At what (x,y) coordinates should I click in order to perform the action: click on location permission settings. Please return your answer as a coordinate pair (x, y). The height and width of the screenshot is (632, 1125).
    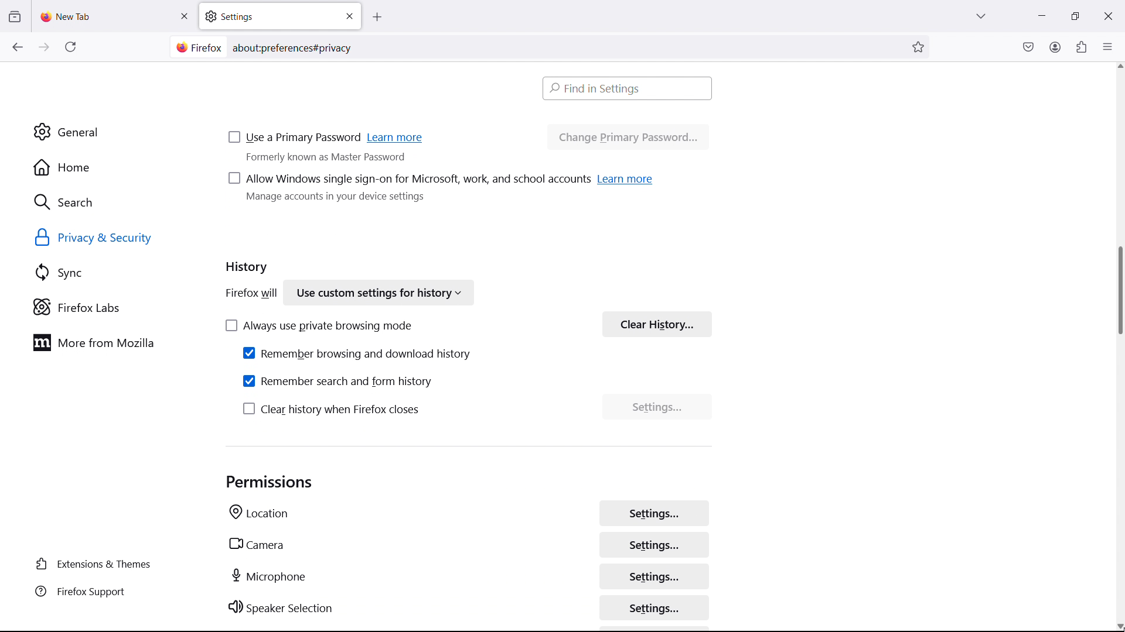
    Looking at the image, I should click on (653, 511).